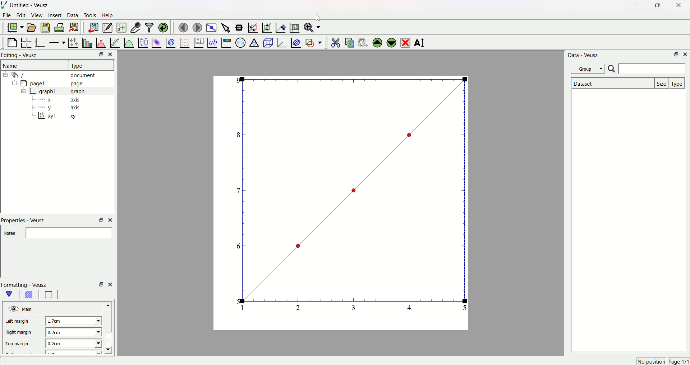 The height and width of the screenshot is (365, 690). I want to click on top margin, so click(19, 343).